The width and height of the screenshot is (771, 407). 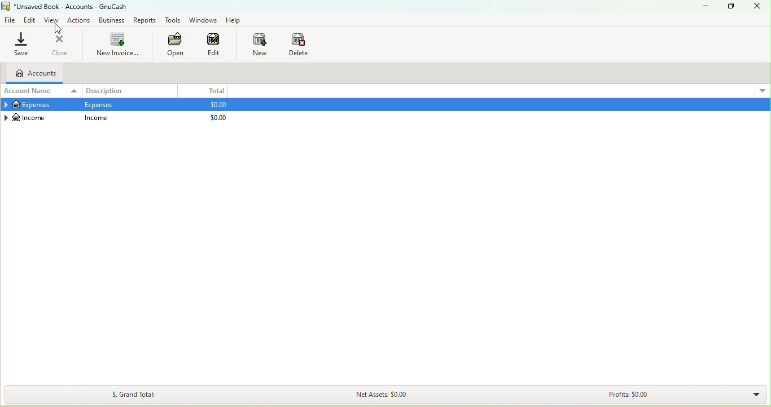 What do you see at coordinates (30, 20) in the screenshot?
I see `Edit` at bounding box center [30, 20].